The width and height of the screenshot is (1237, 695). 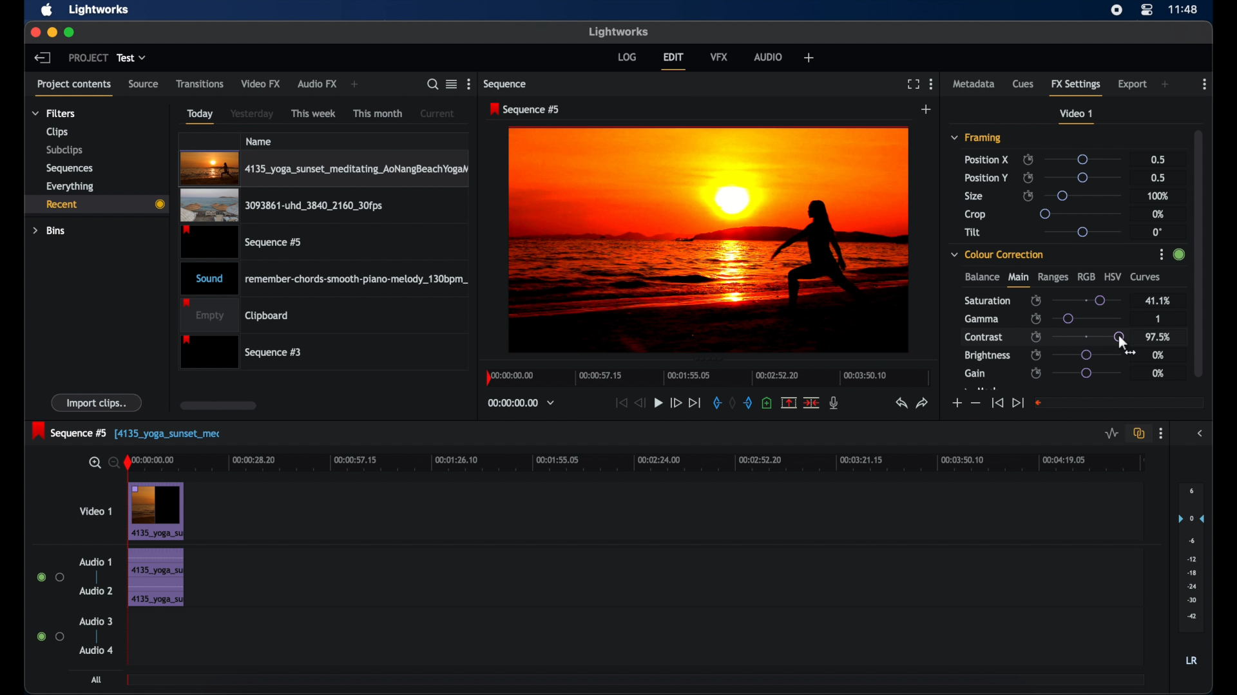 I want to click on brightness, so click(x=988, y=356).